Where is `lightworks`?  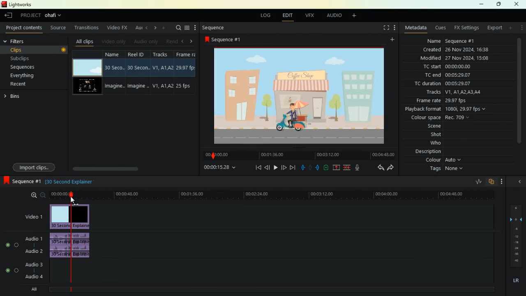 lightworks is located at coordinates (18, 5).